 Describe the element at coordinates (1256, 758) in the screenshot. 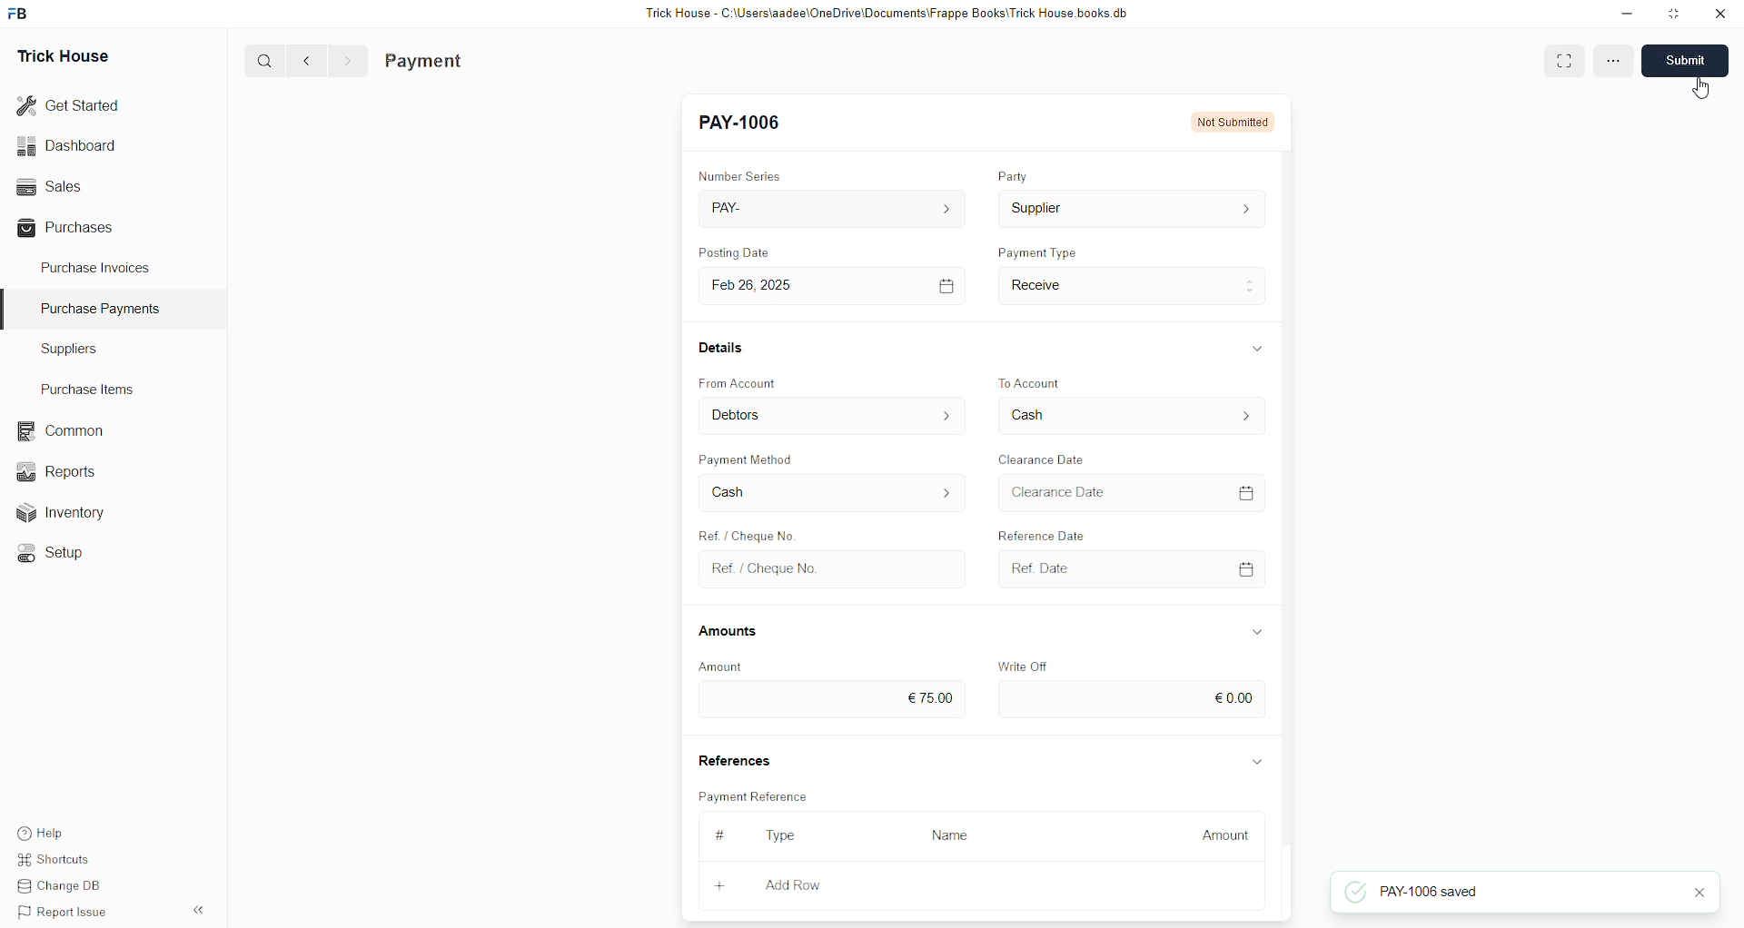

I see `expand` at that location.